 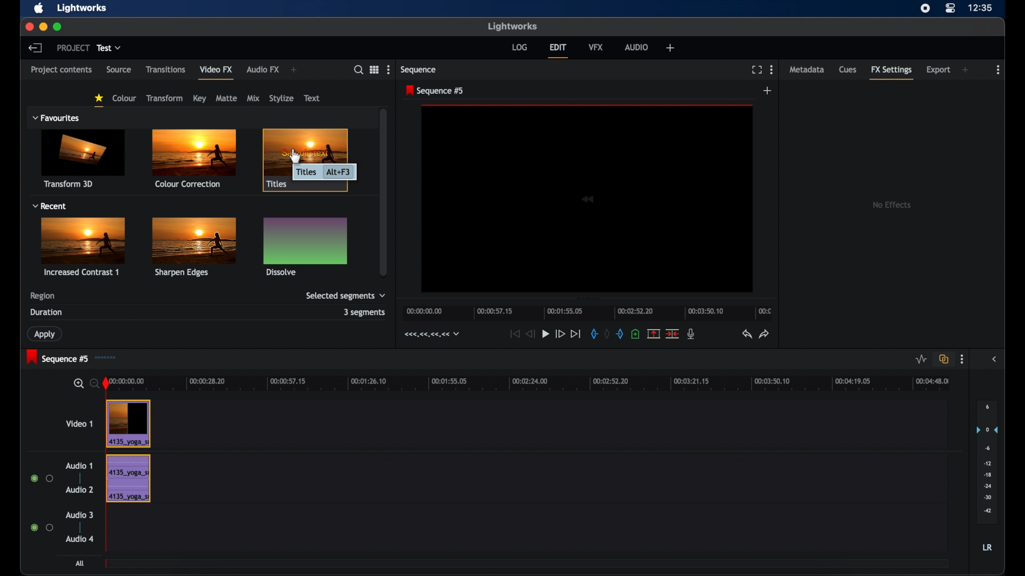 What do you see at coordinates (41, 527) in the screenshot?
I see `radio buttons` at bounding box center [41, 527].